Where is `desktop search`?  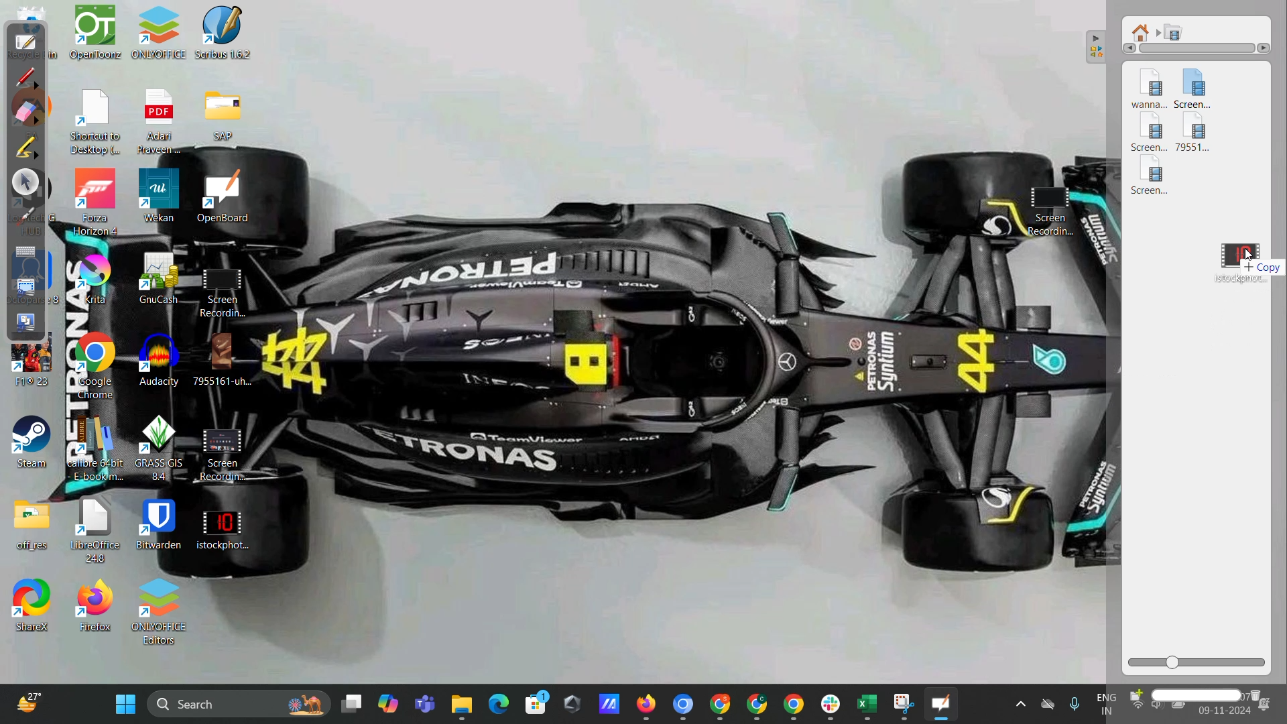
desktop search is located at coordinates (239, 706).